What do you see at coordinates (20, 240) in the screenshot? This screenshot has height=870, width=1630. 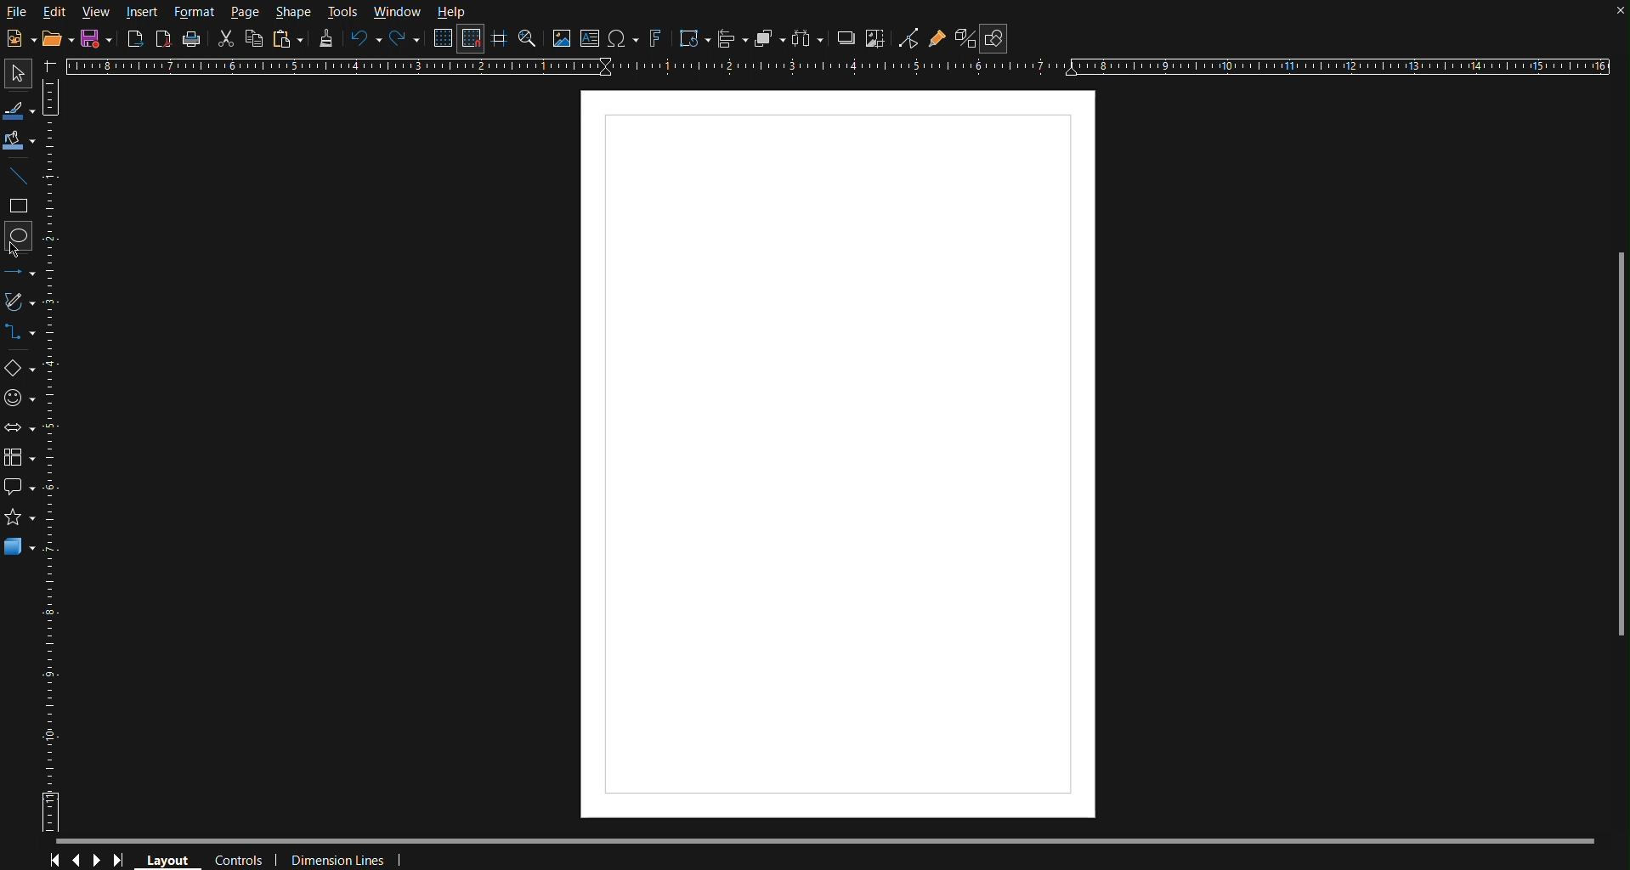 I see `Circle` at bounding box center [20, 240].